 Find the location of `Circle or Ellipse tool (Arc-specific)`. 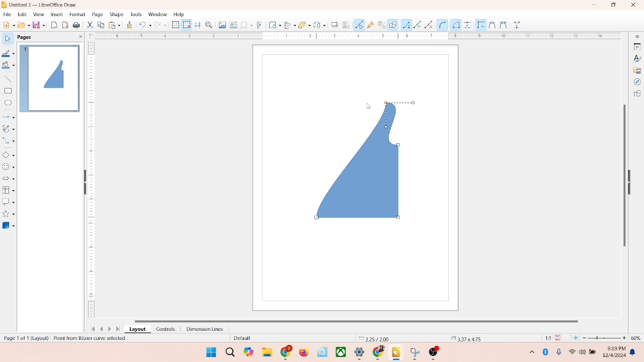

Circle or Ellipse tool (Arc-specific) is located at coordinates (443, 25).